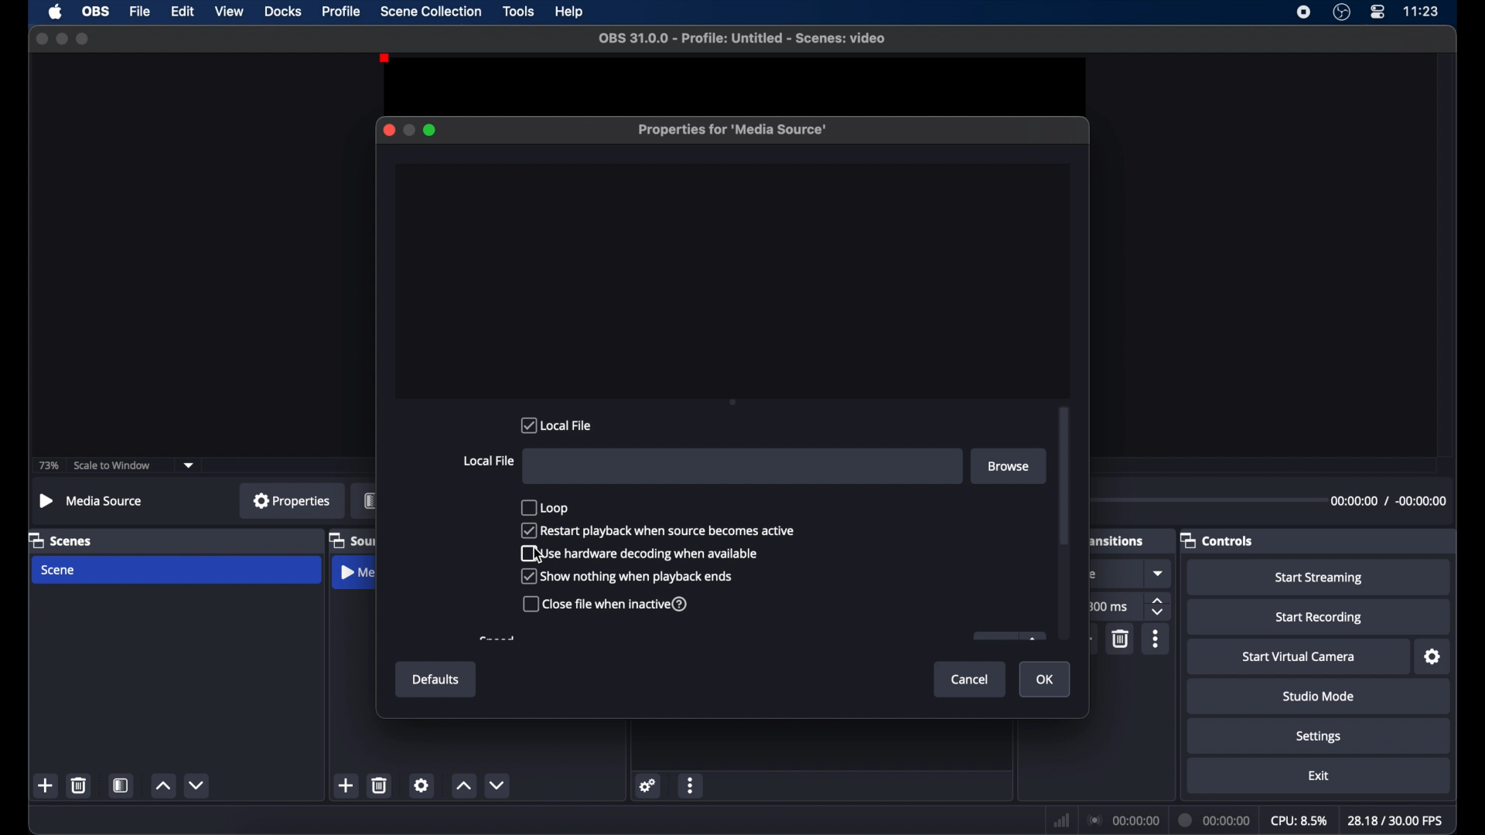 The image size is (1485, 835). I want to click on cancel, so click(969, 680).